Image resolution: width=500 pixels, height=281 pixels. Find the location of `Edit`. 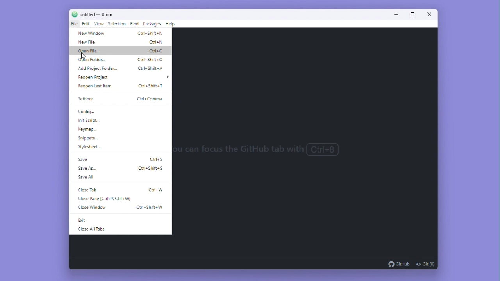

Edit is located at coordinates (86, 24).